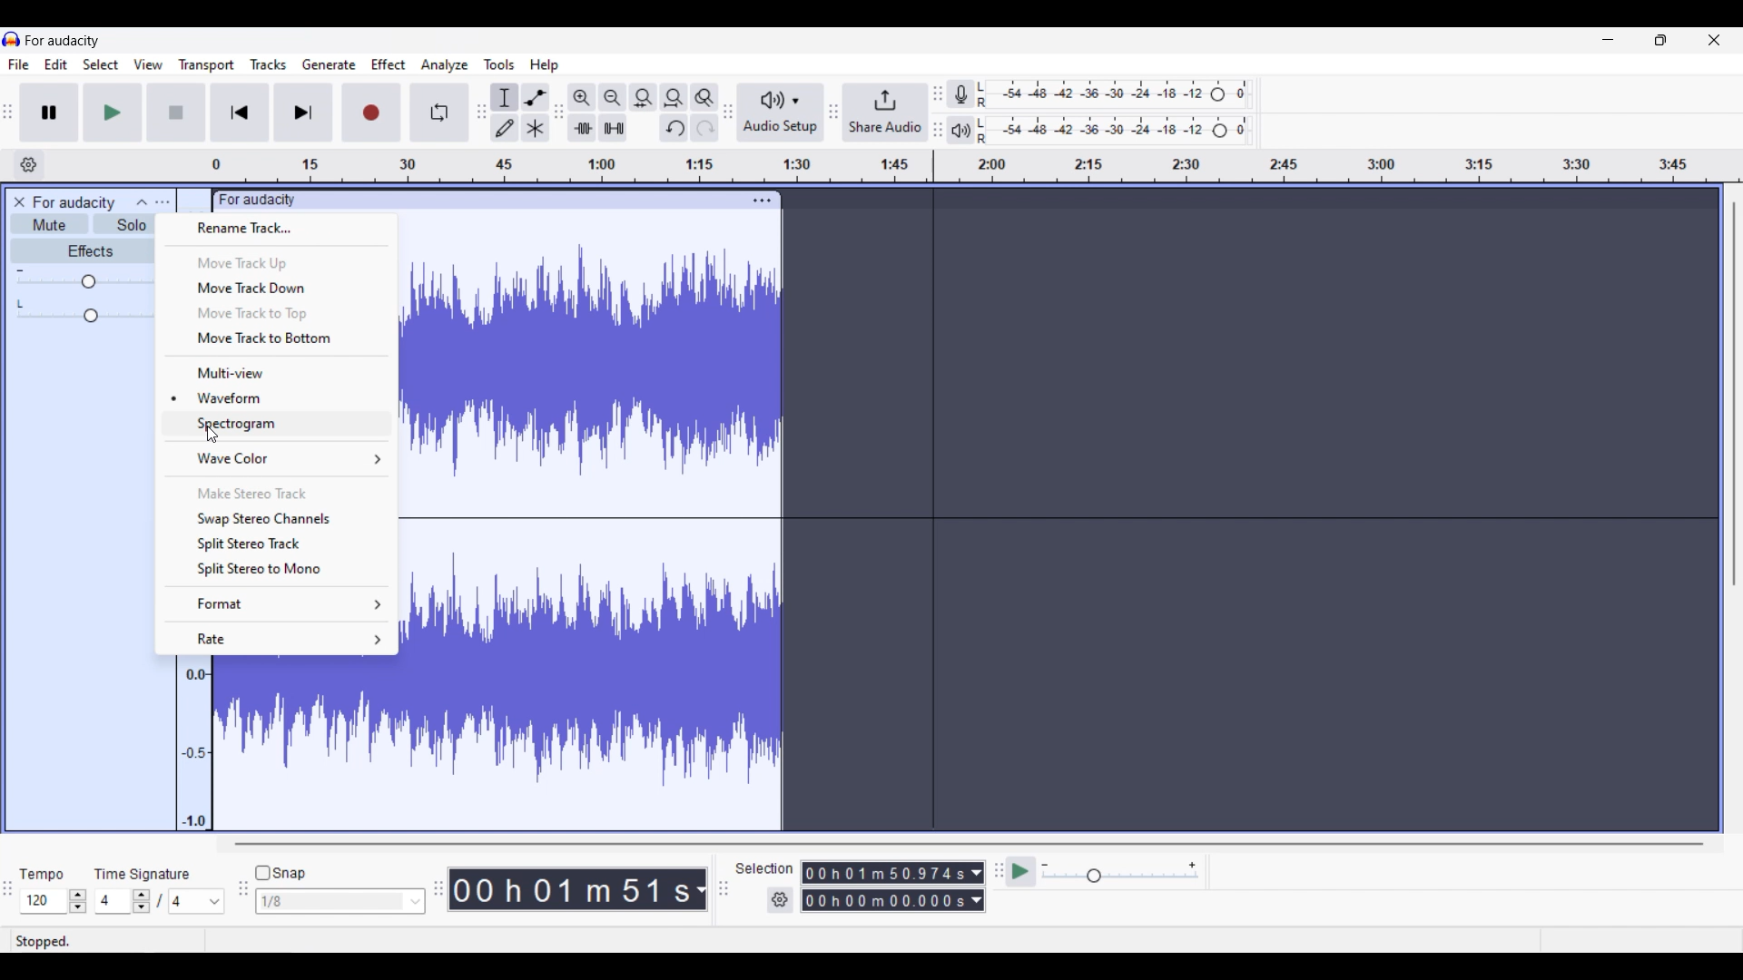  Describe the element at coordinates (597, 674) in the screenshot. I see `track waveform` at that location.